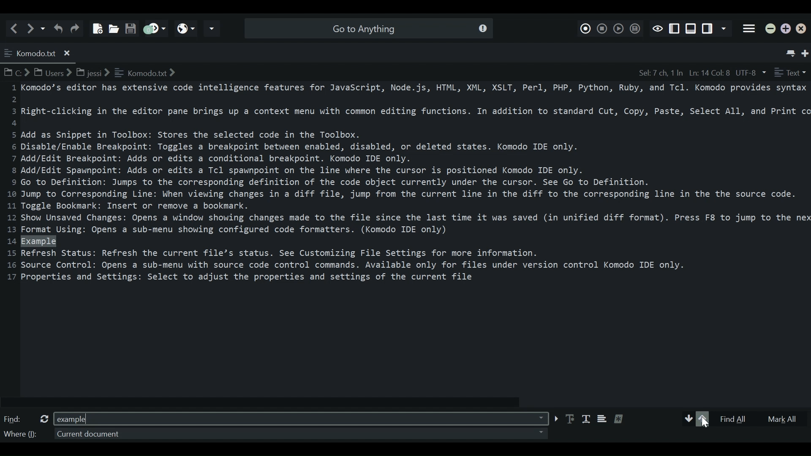 The image size is (811, 456). Describe the element at coordinates (44, 28) in the screenshot. I see `Recent locations` at that location.